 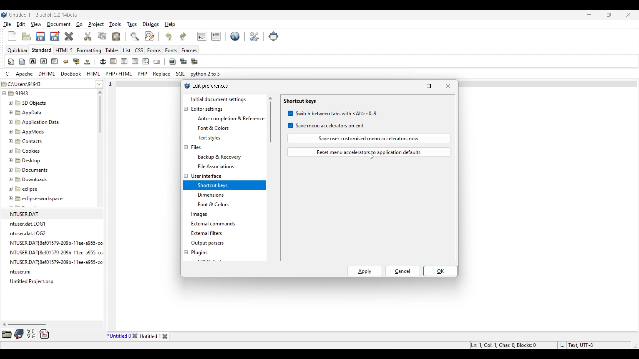 I want to click on shortcut keys, so click(x=212, y=184).